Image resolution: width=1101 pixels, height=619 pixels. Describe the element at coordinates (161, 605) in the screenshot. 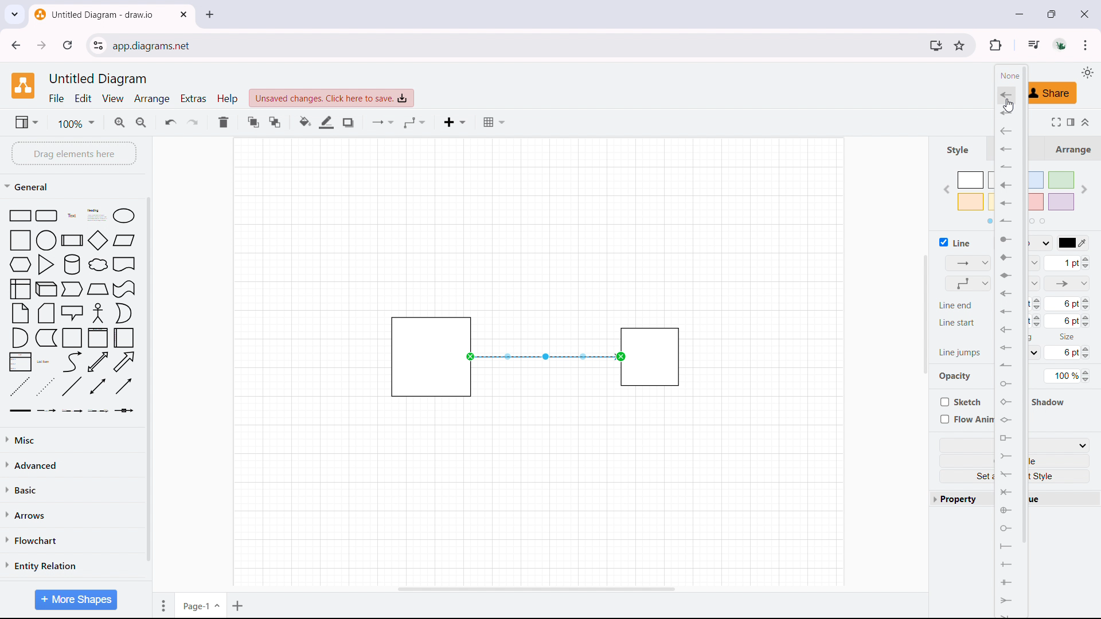

I see `move` at that location.